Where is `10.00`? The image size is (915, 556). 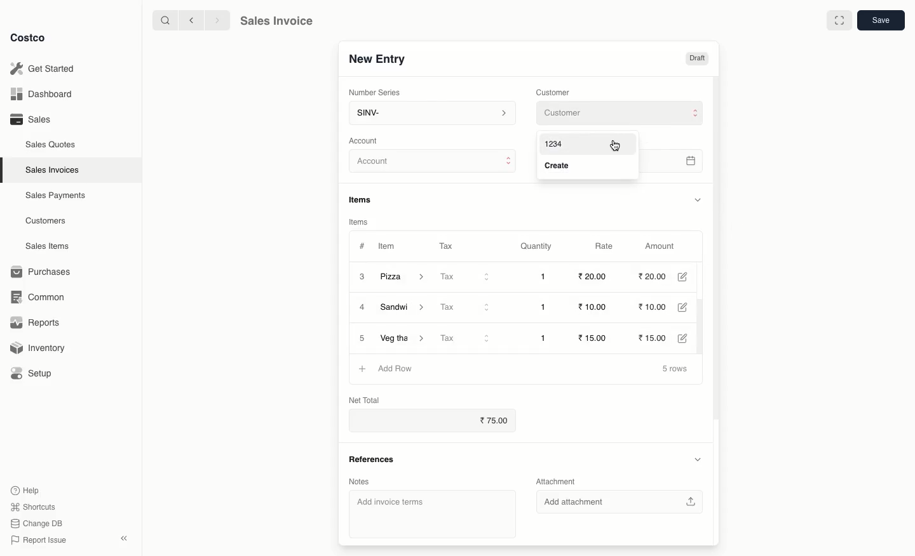
10.00 is located at coordinates (658, 308).